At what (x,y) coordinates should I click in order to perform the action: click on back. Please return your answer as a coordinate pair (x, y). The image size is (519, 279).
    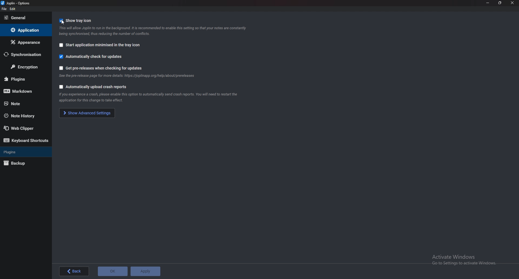
    Looking at the image, I should click on (74, 271).